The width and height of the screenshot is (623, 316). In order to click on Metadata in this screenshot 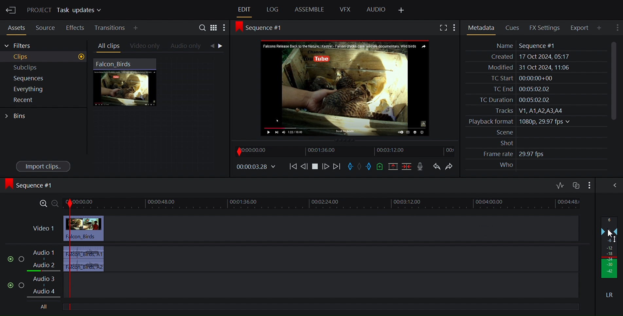, I will do `click(481, 27)`.